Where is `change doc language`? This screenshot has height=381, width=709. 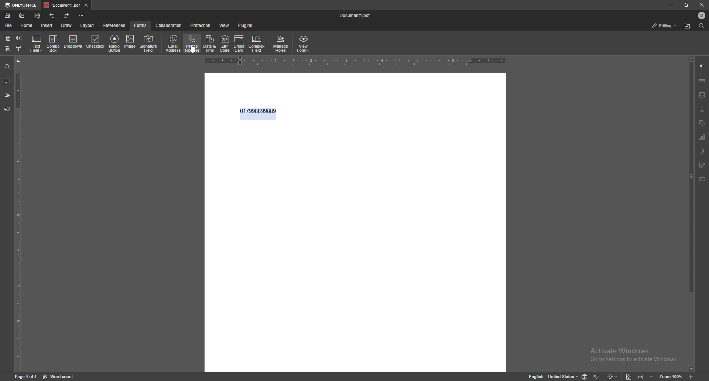
change doc language is located at coordinates (585, 377).